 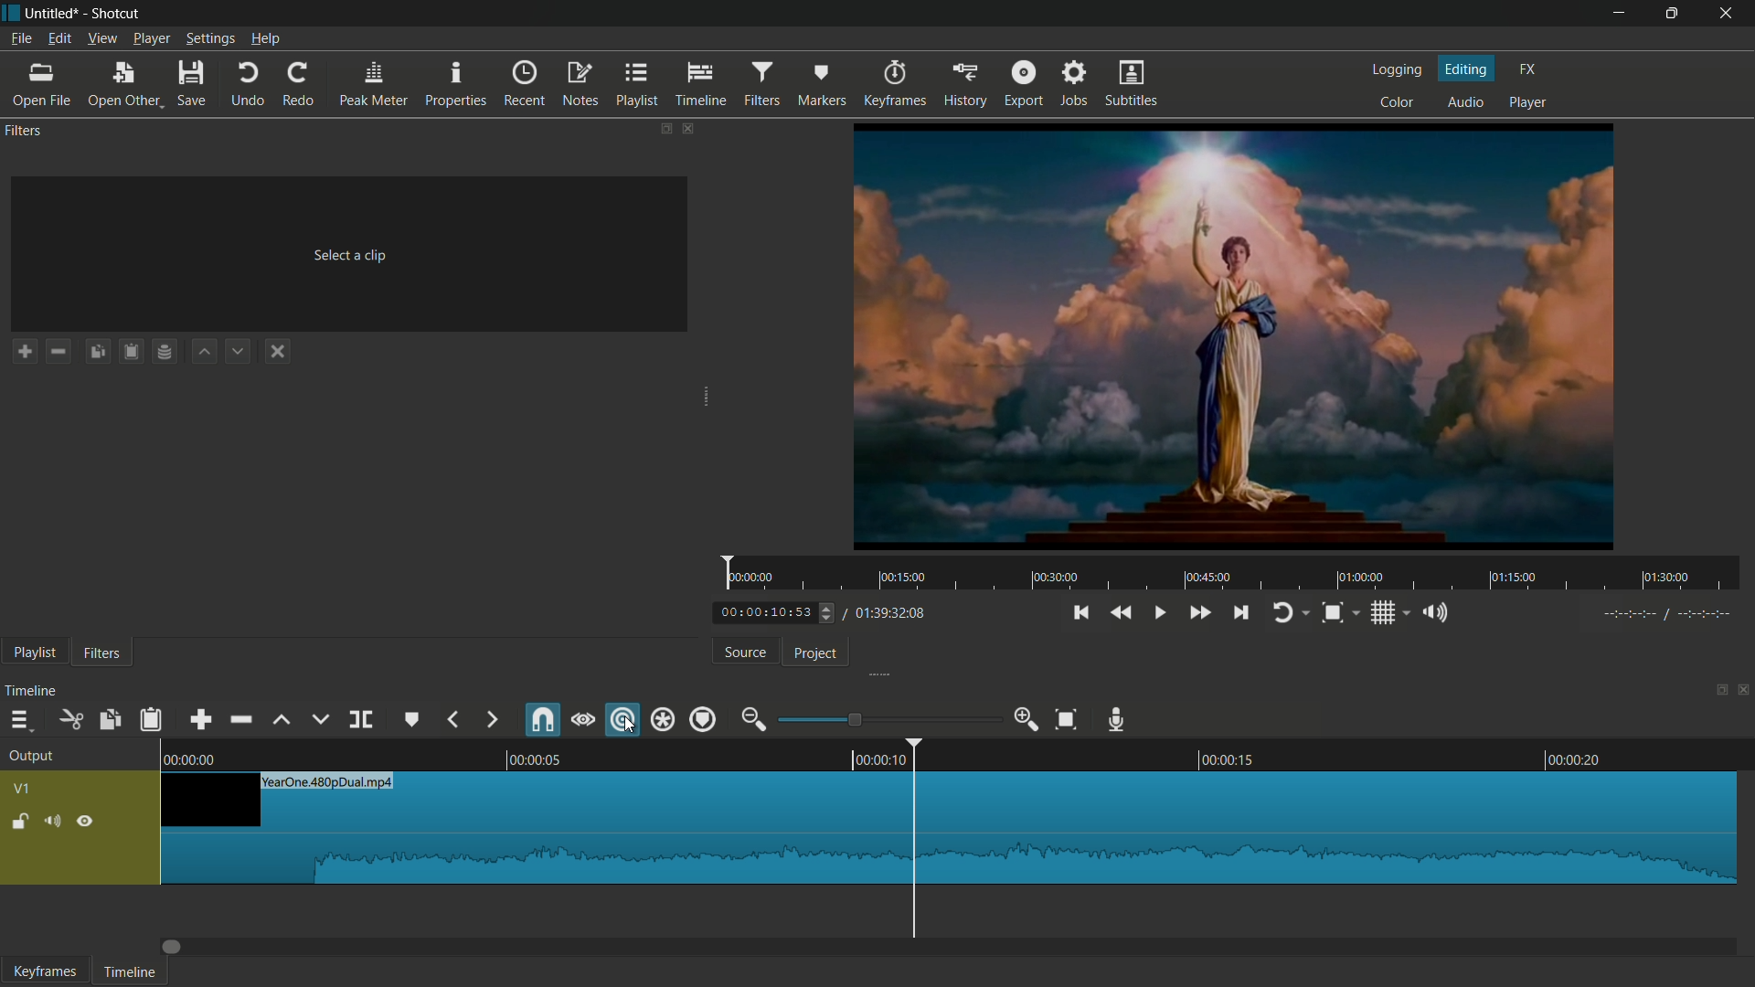 What do you see at coordinates (1228, 758) in the screenshot?
I see `00:00:15` at bounding box center [1228, 758].